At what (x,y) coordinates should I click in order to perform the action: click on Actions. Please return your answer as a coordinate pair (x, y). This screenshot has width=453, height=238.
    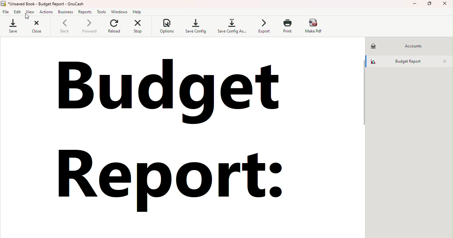
    Looking at the image, I should click on (46, 13).